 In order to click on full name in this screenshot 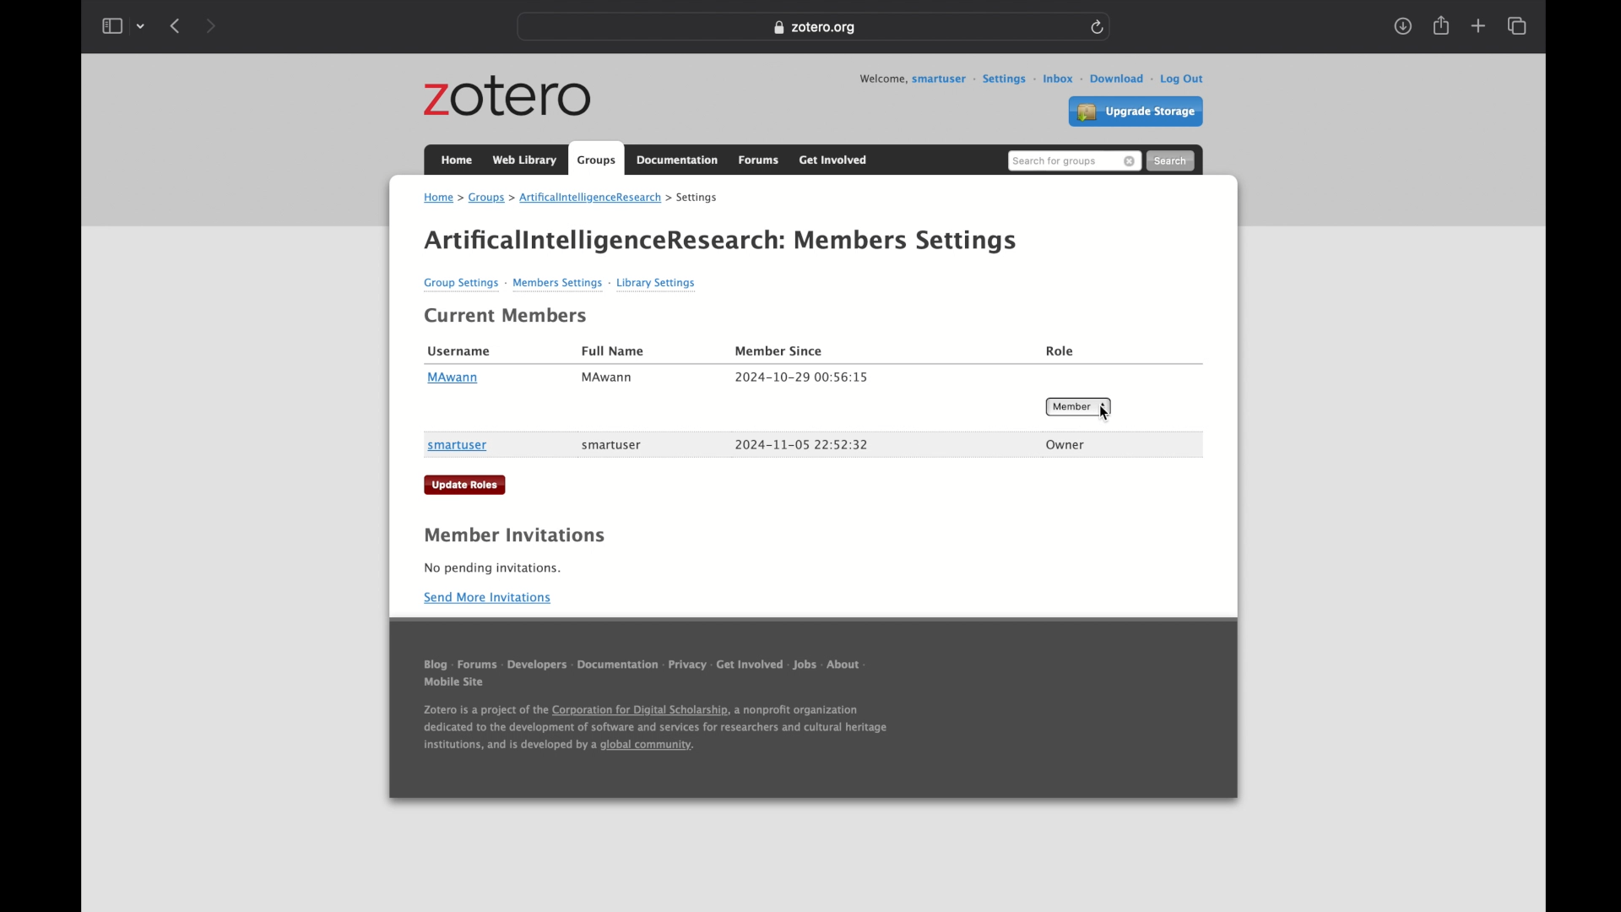, I will do `click(614, 350)`.